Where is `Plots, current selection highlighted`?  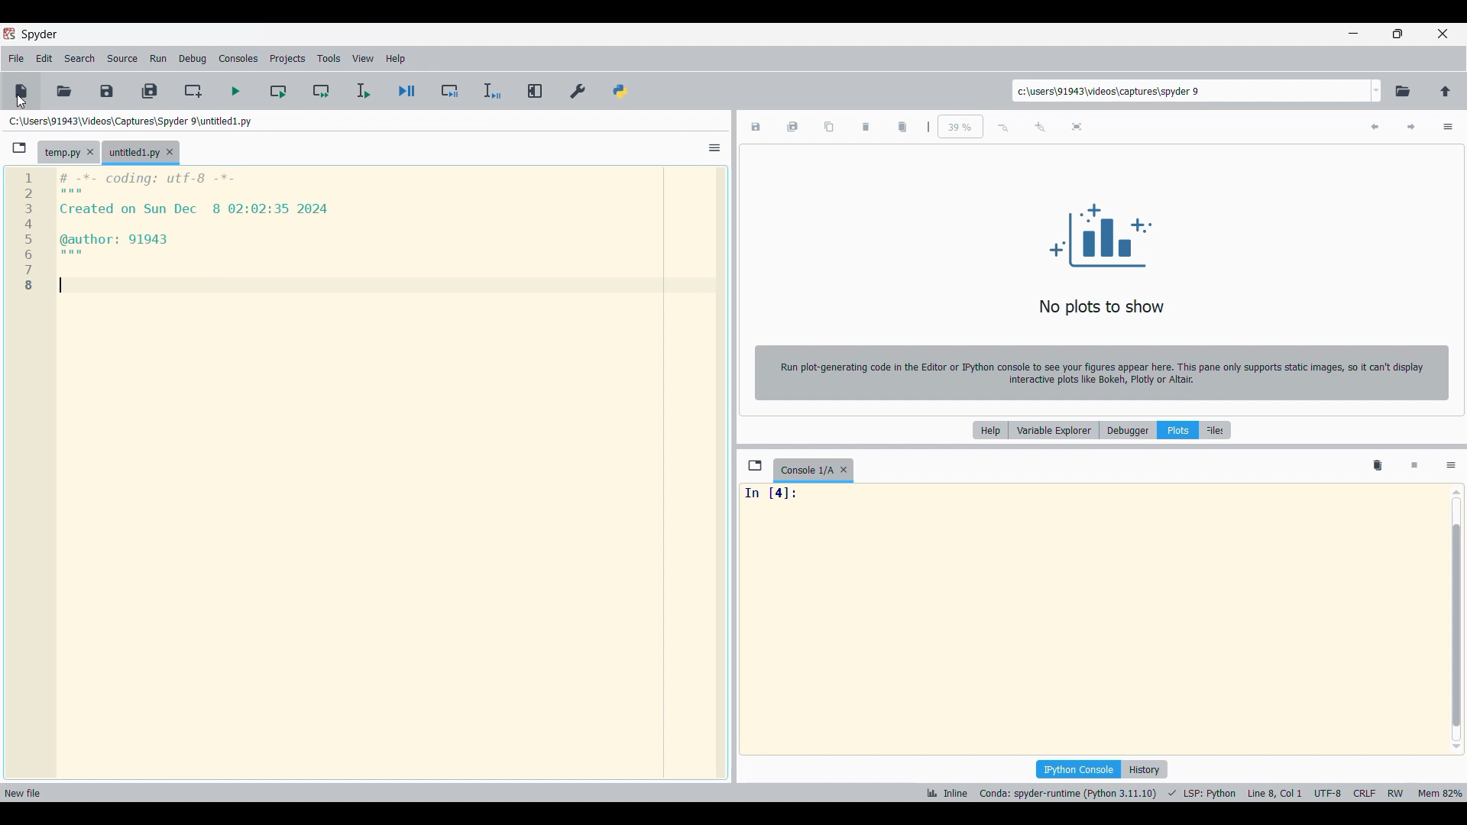 Plots, current selection highlighted is located at coordinates (1179, 430).